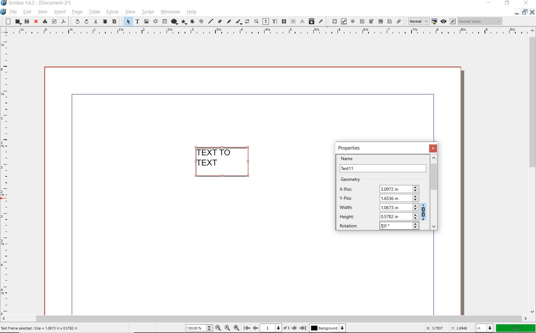 The width and height of the screenshot is (536, 333). I want to click on pdf radio button, so click(353, 21).